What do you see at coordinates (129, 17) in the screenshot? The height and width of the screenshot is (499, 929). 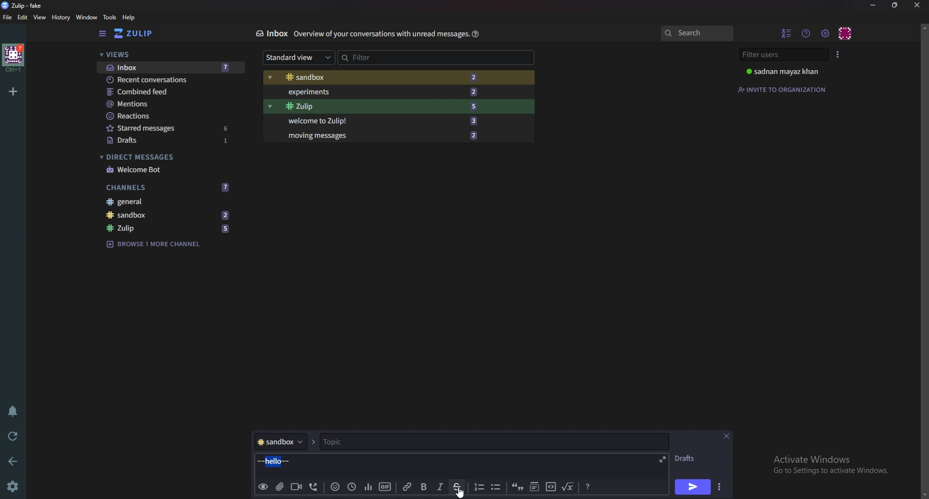 I see `help` at bounding box center [129, 17].